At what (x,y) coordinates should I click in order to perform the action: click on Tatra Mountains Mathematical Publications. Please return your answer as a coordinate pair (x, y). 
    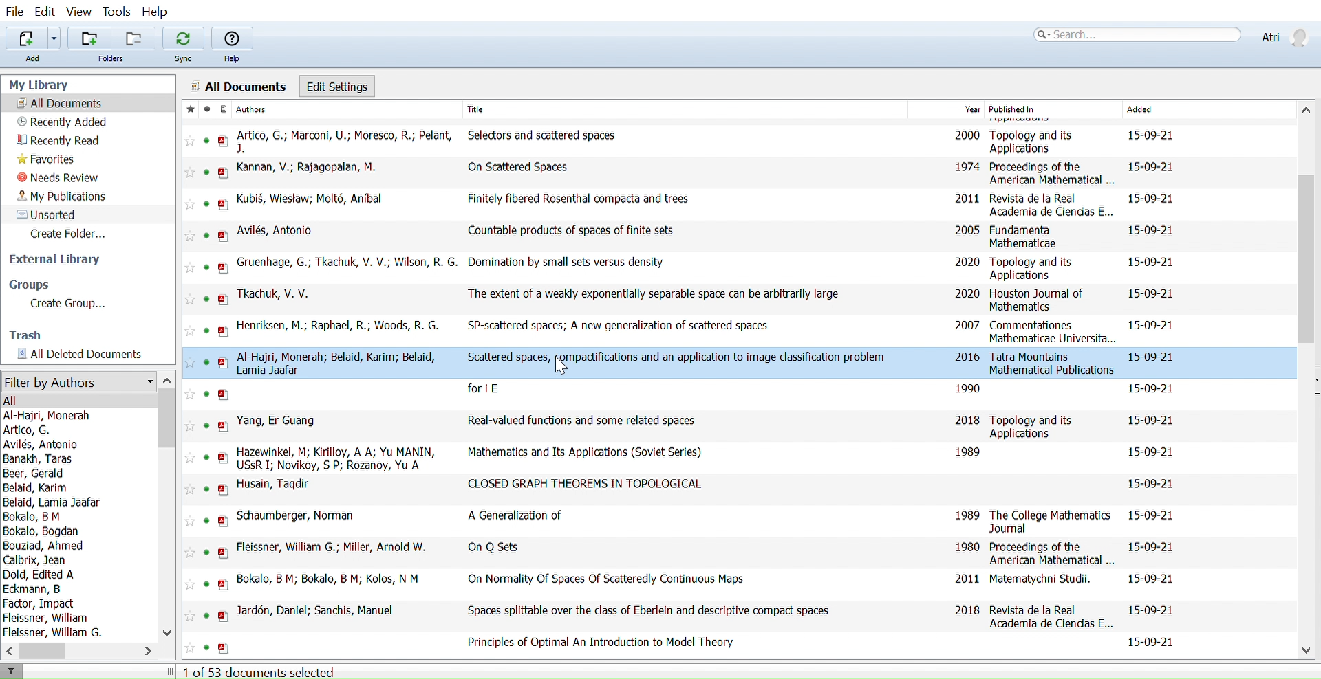
    Looking at the image, I should click on (1052, 364).